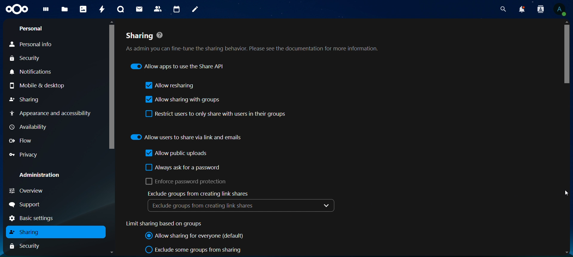  I want to click on notifications, so click(521, 9).